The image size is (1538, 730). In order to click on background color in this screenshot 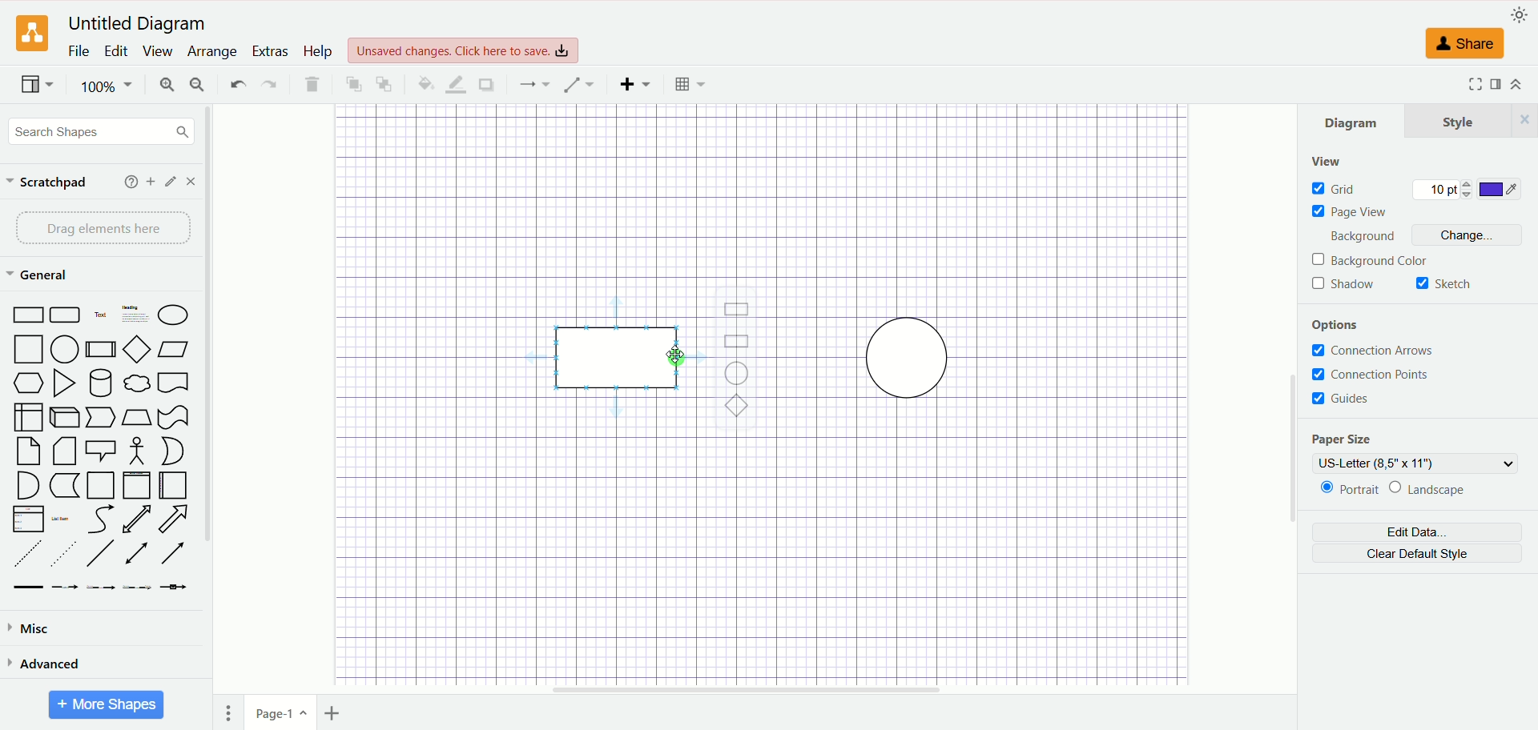, I will do `click(1371, 259)`.